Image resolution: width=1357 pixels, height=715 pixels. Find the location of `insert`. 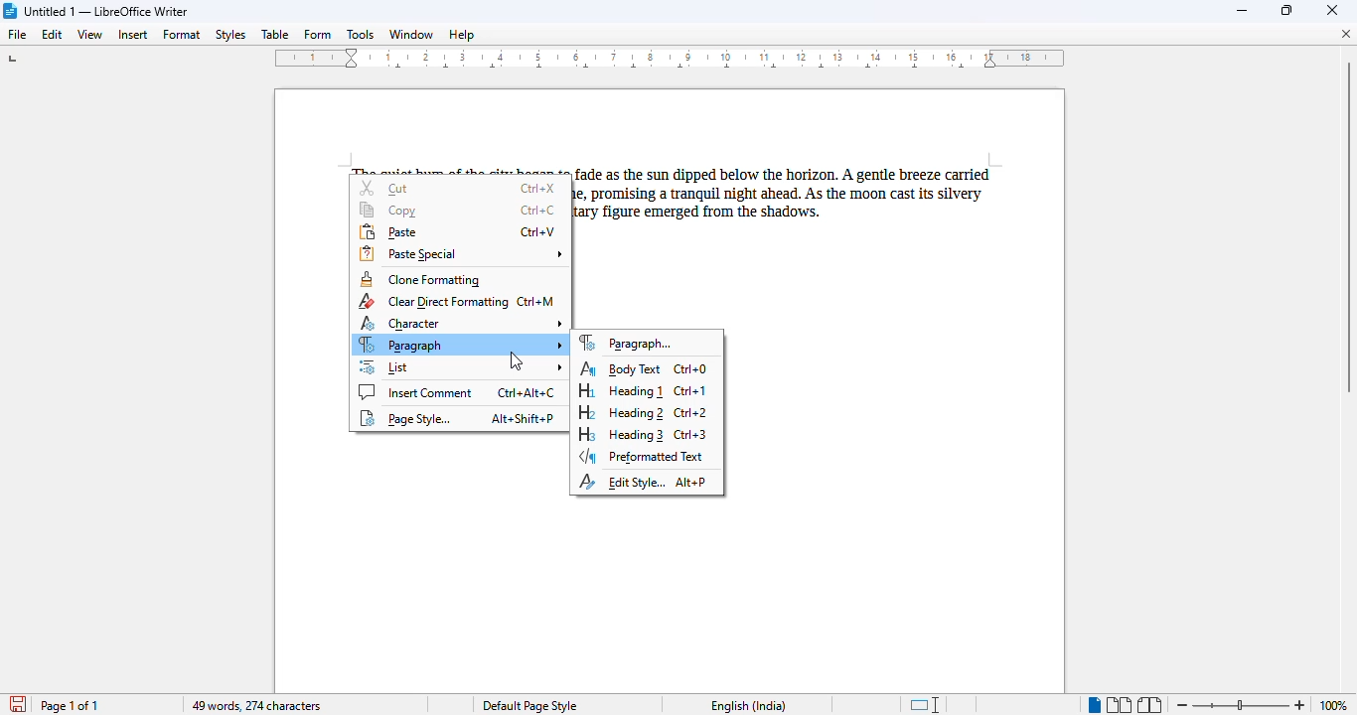

insert is located at coordinates (133, 35).